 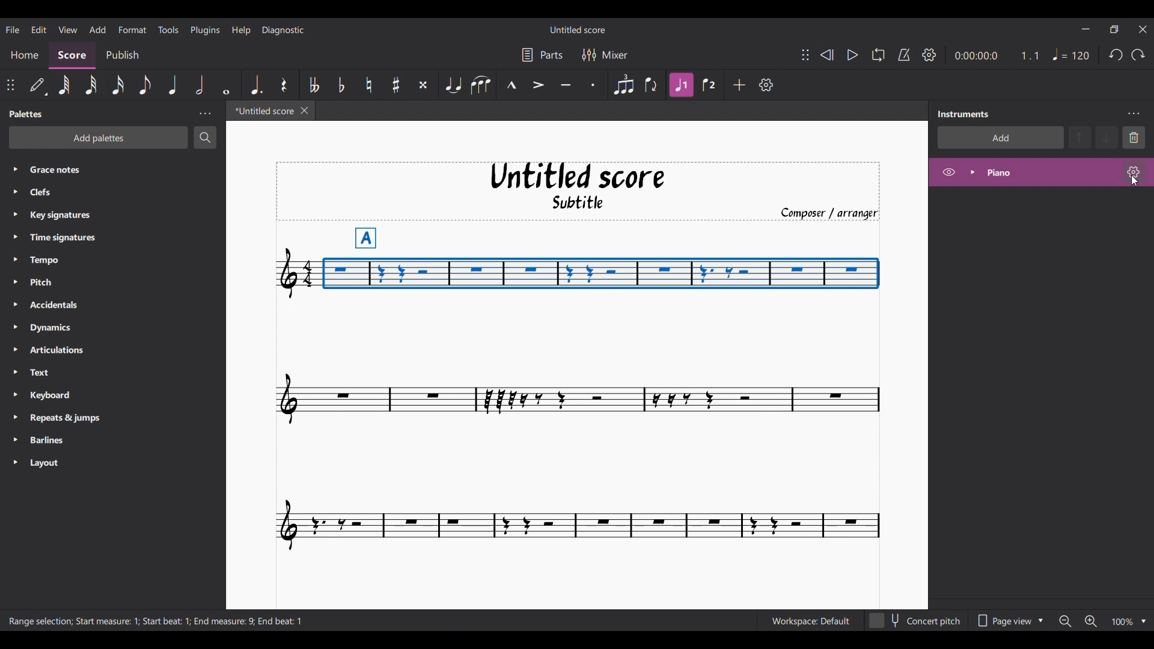 I want to click on Show in a smaller interface, so click(x=1114, y=29).